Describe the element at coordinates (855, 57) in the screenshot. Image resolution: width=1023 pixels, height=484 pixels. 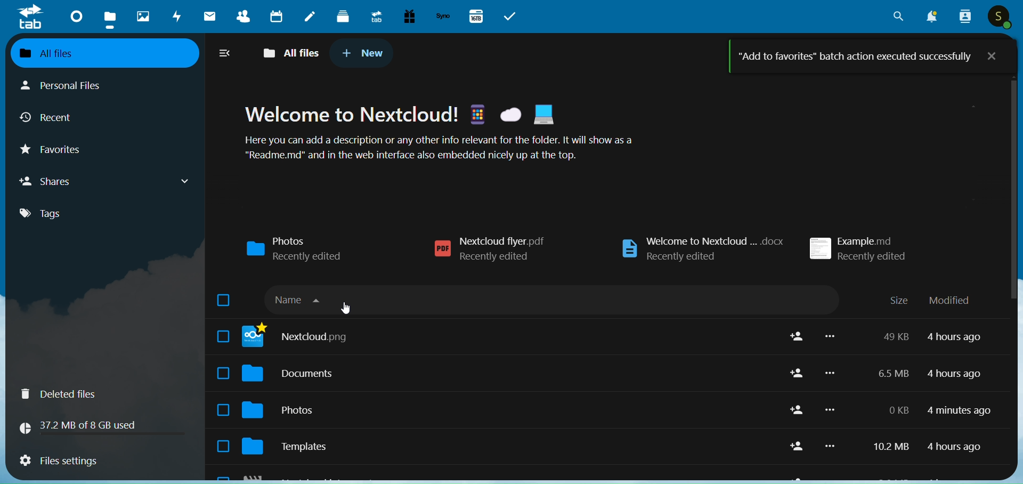
I see `"Add to favorites” batch action executed successfully` at that location.